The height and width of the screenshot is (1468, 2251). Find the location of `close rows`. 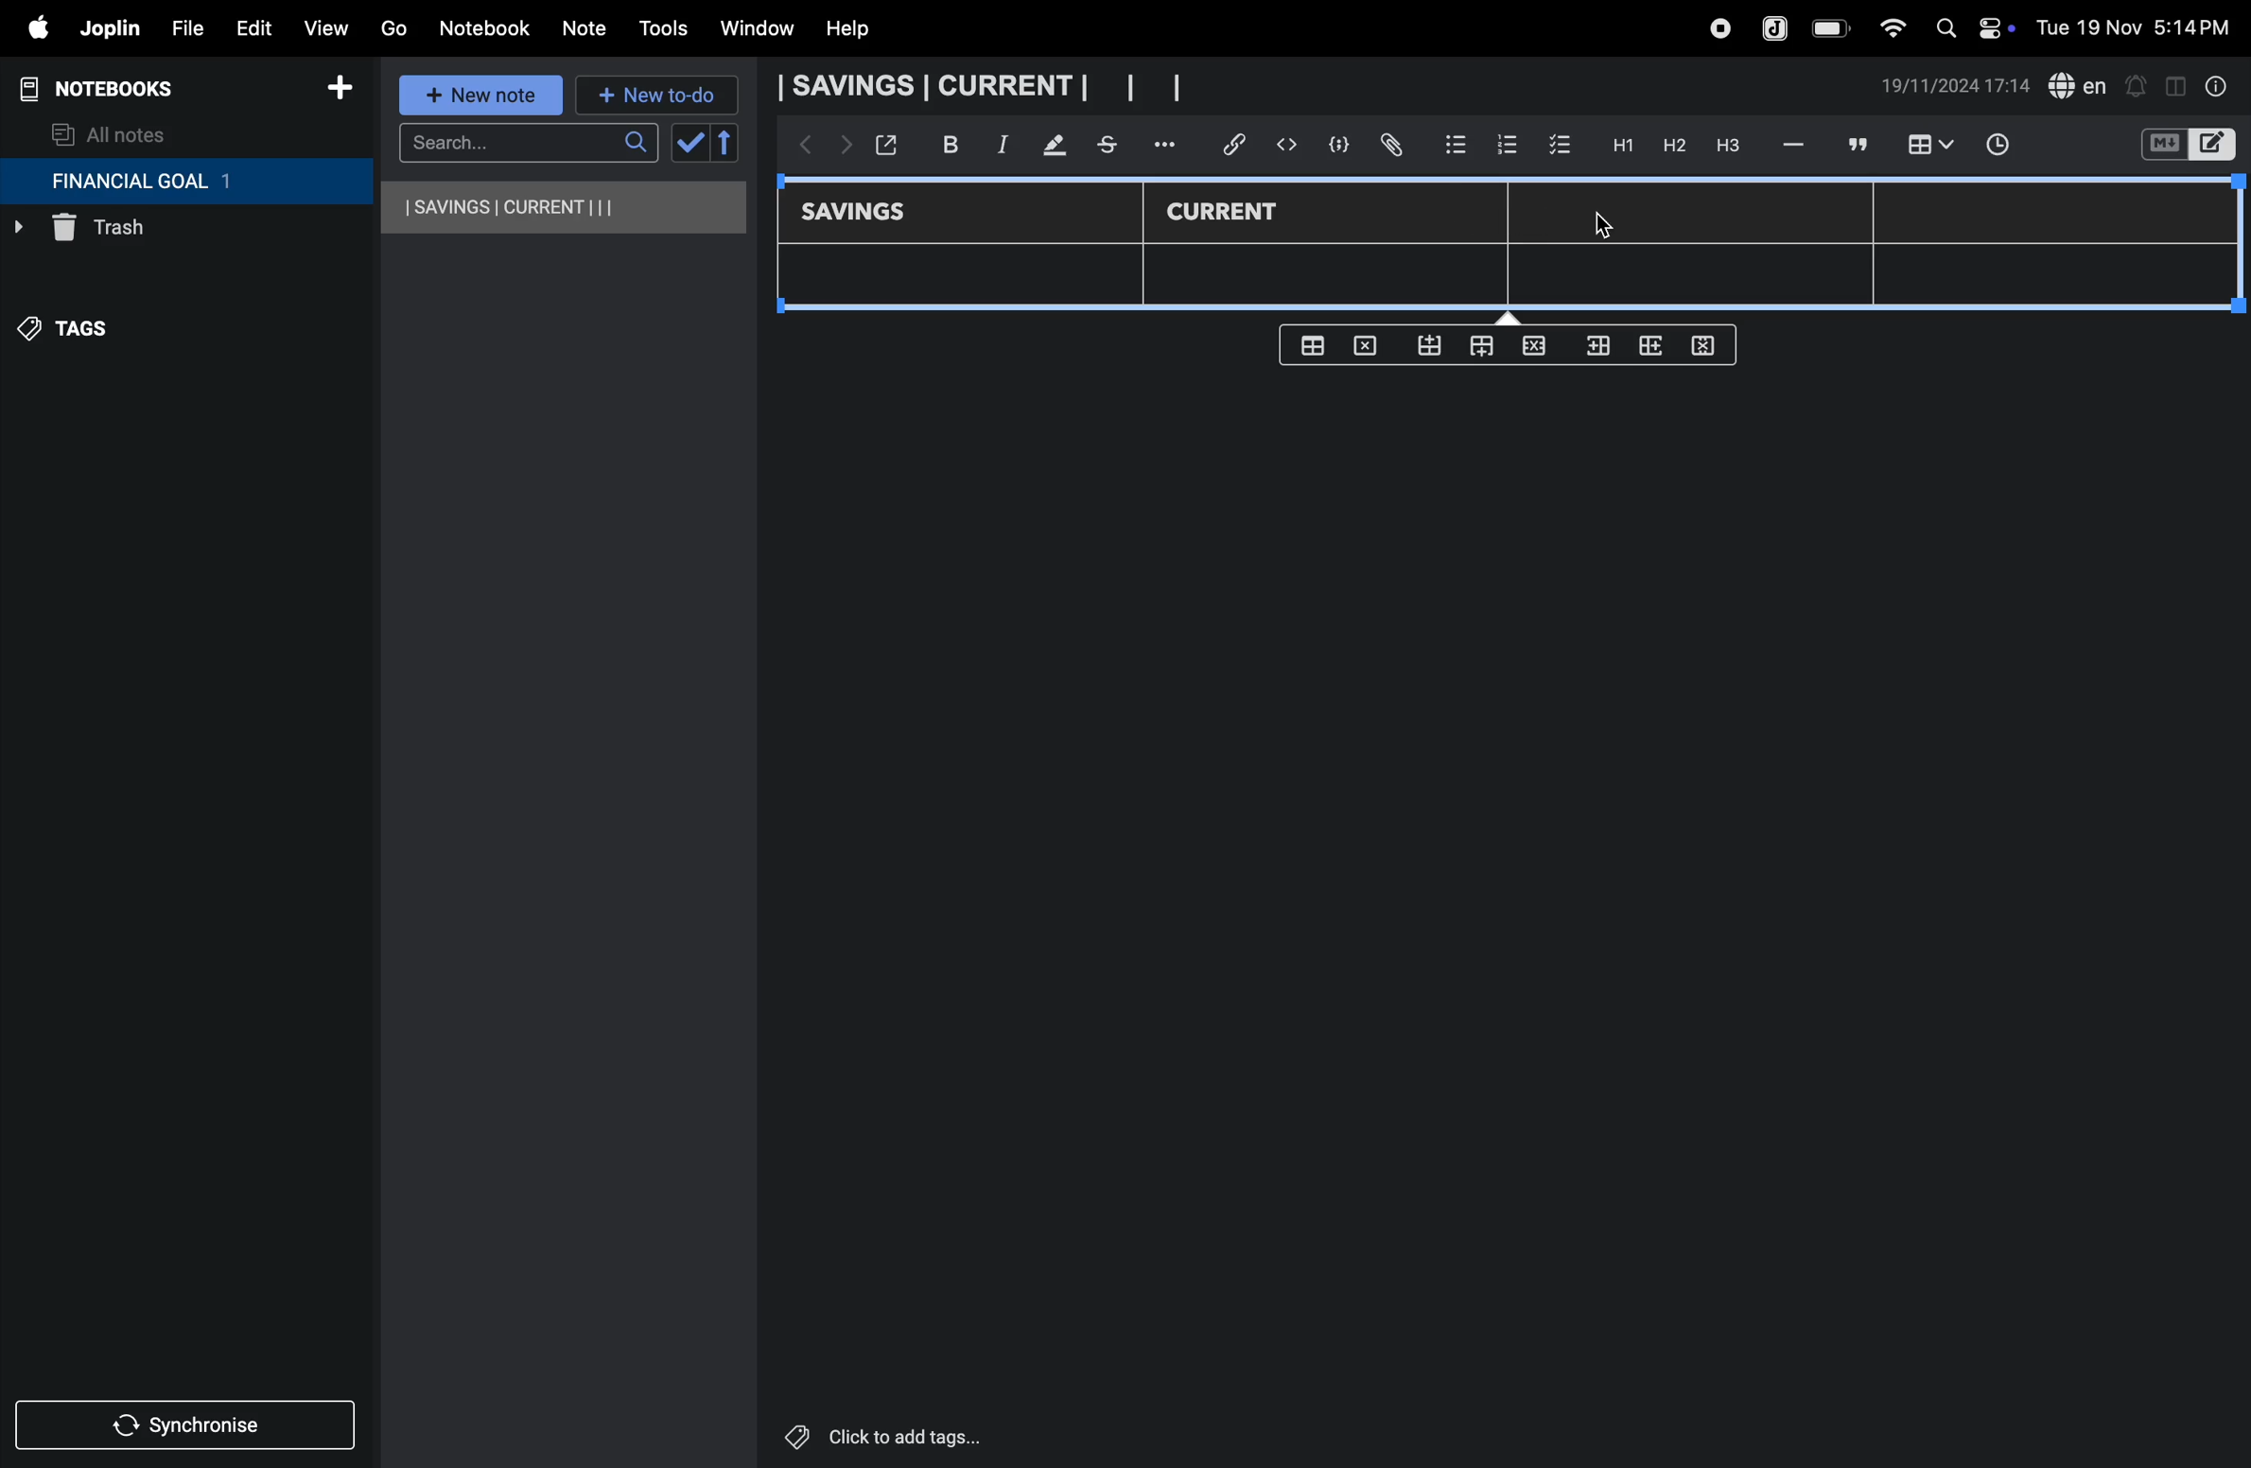

close rows is located at coordinates (1531, 349).